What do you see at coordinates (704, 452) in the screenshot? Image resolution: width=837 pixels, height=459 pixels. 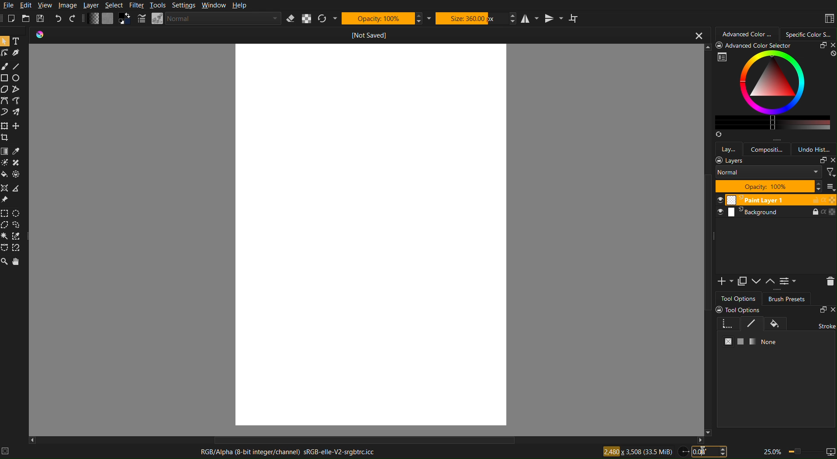 I see `I-cursor` at bounding box center [704, 452].